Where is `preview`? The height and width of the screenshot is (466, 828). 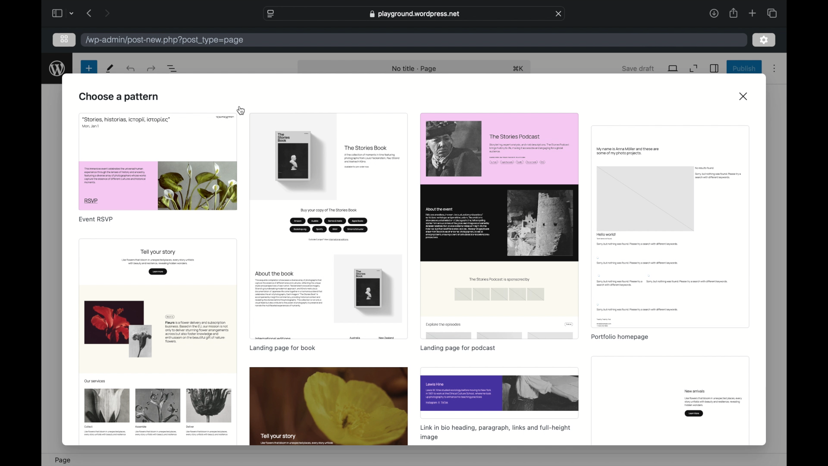
preview is located at coordinates (328, 227).